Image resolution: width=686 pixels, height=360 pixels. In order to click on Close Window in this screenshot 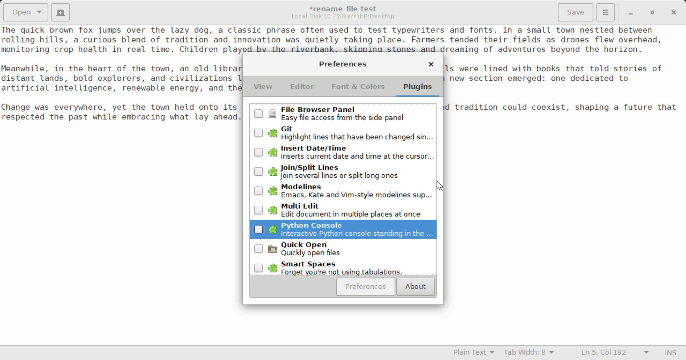, I will do `click(675, 12)`.